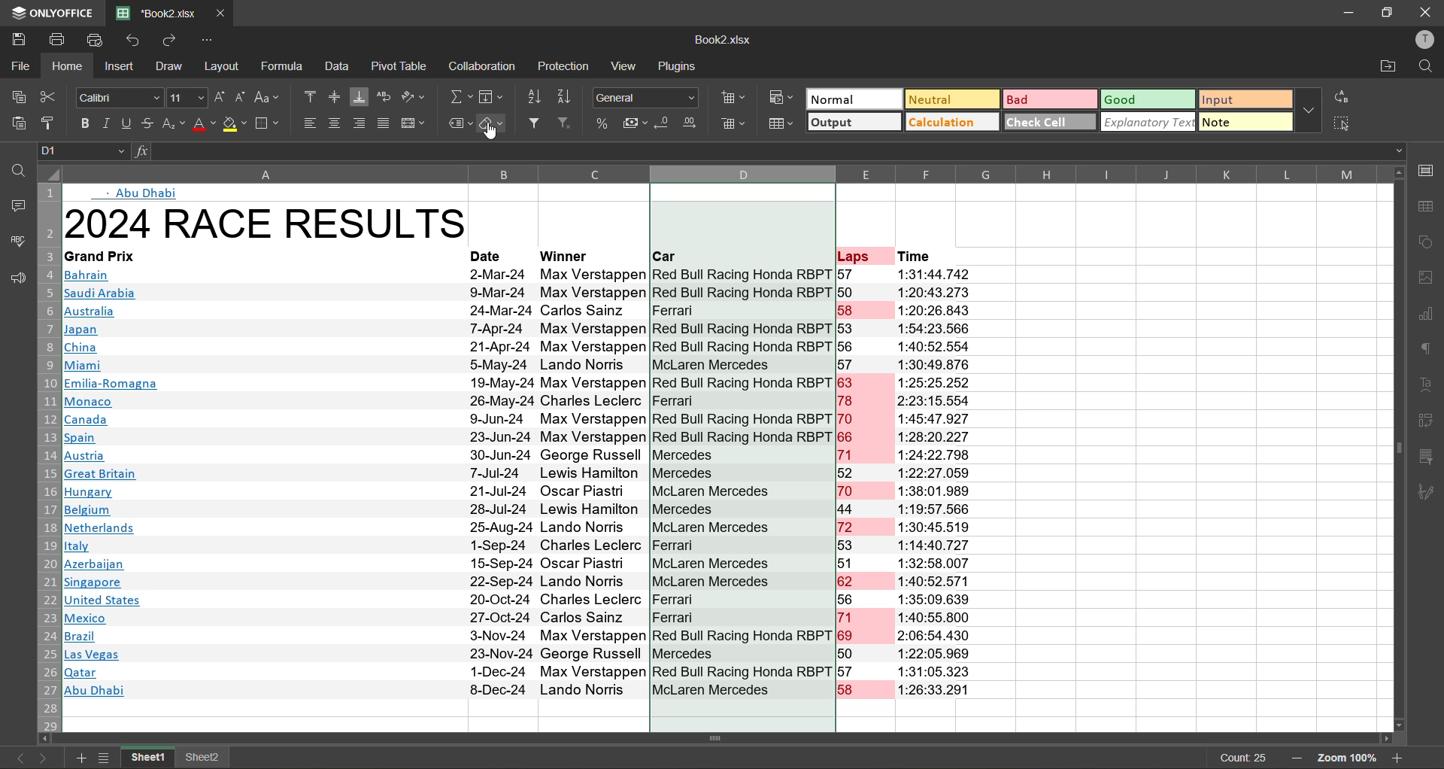 This screenshot has height=769, width=1444. I want to click on check cell, so click(1050, 123).